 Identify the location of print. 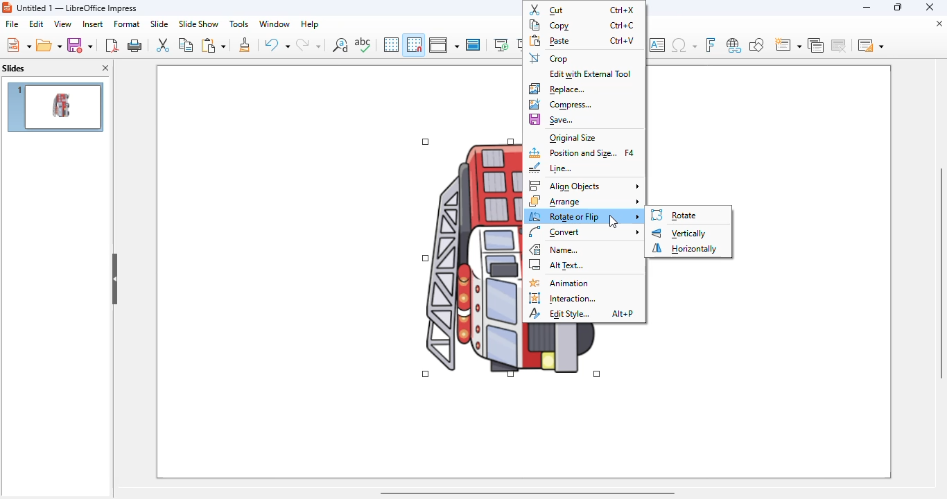
(136, 46).